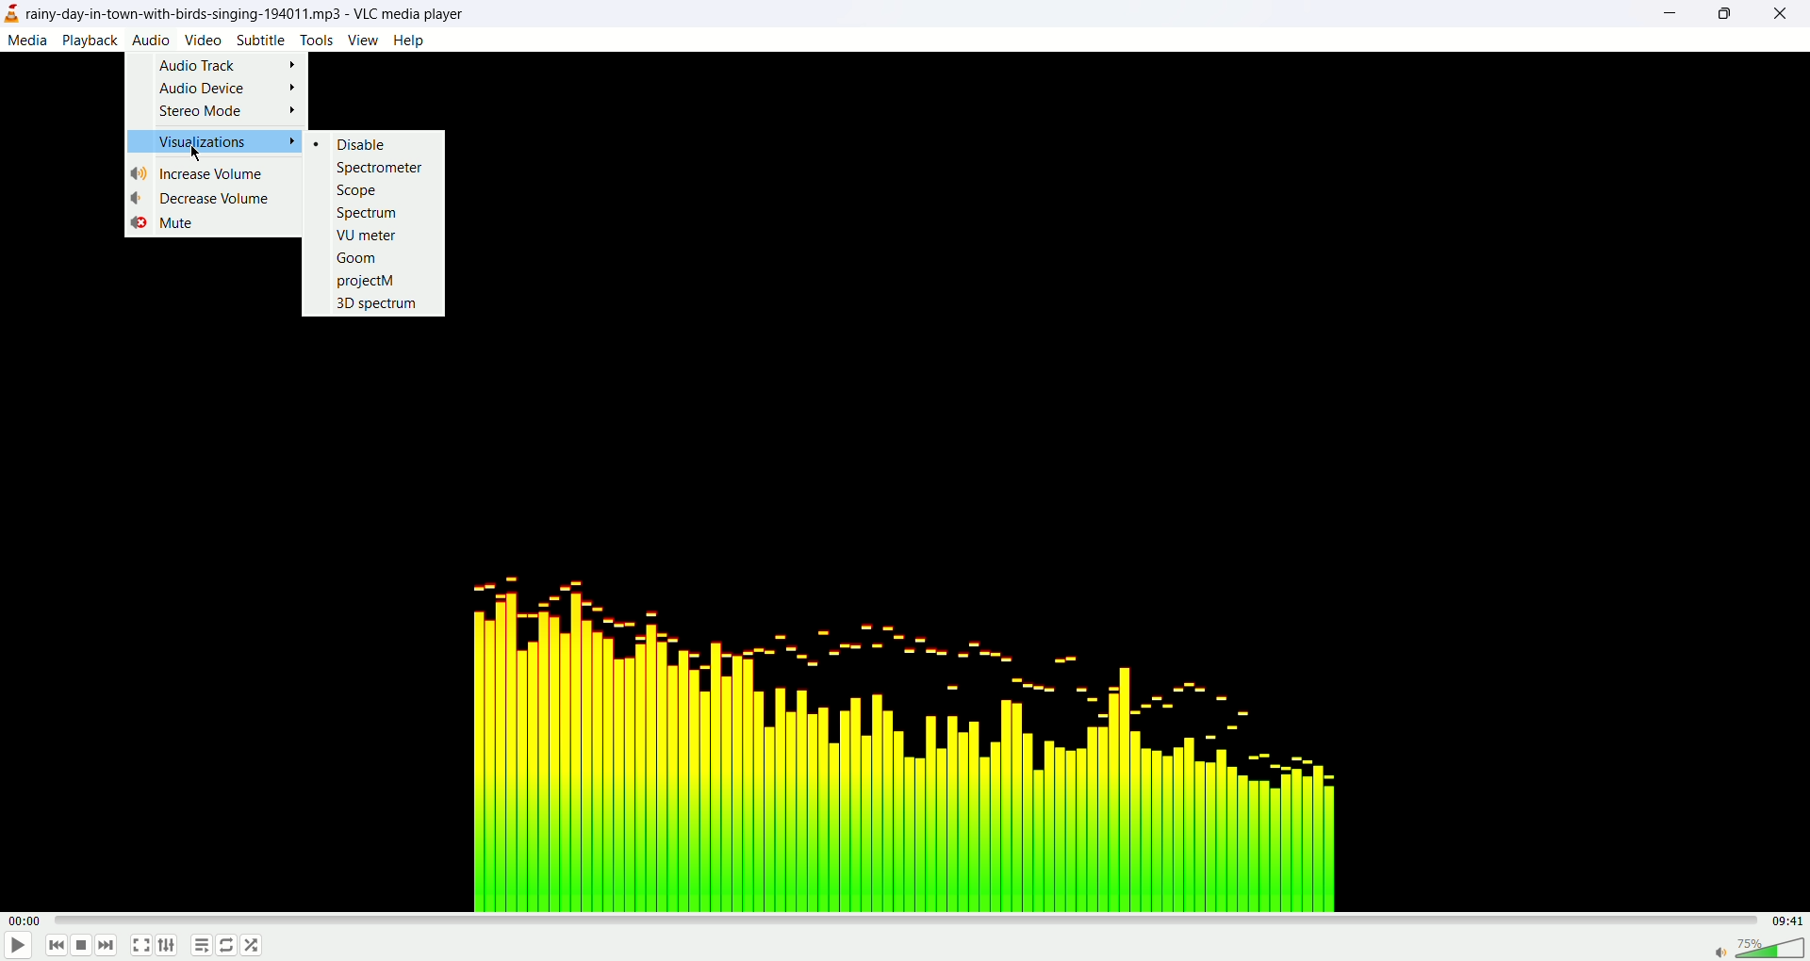 The image size is (1810, 961). What do you see at coordinates (227, 944) in the screenshot?
I see `loop` at bounding box center [227, 944].